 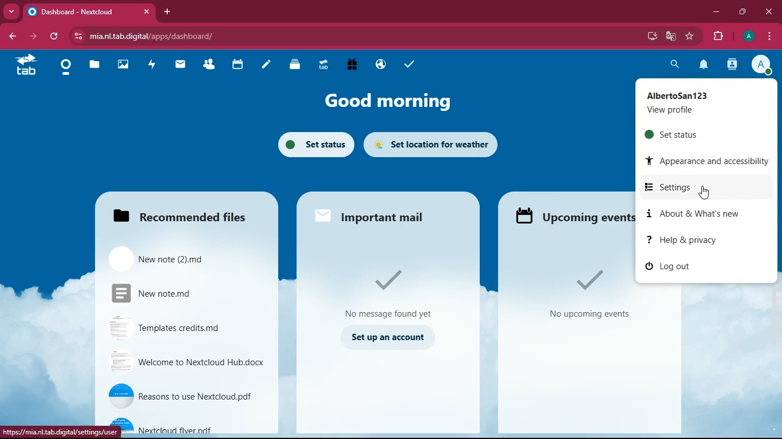 I want to click on notification, so click(x=704, y=65).